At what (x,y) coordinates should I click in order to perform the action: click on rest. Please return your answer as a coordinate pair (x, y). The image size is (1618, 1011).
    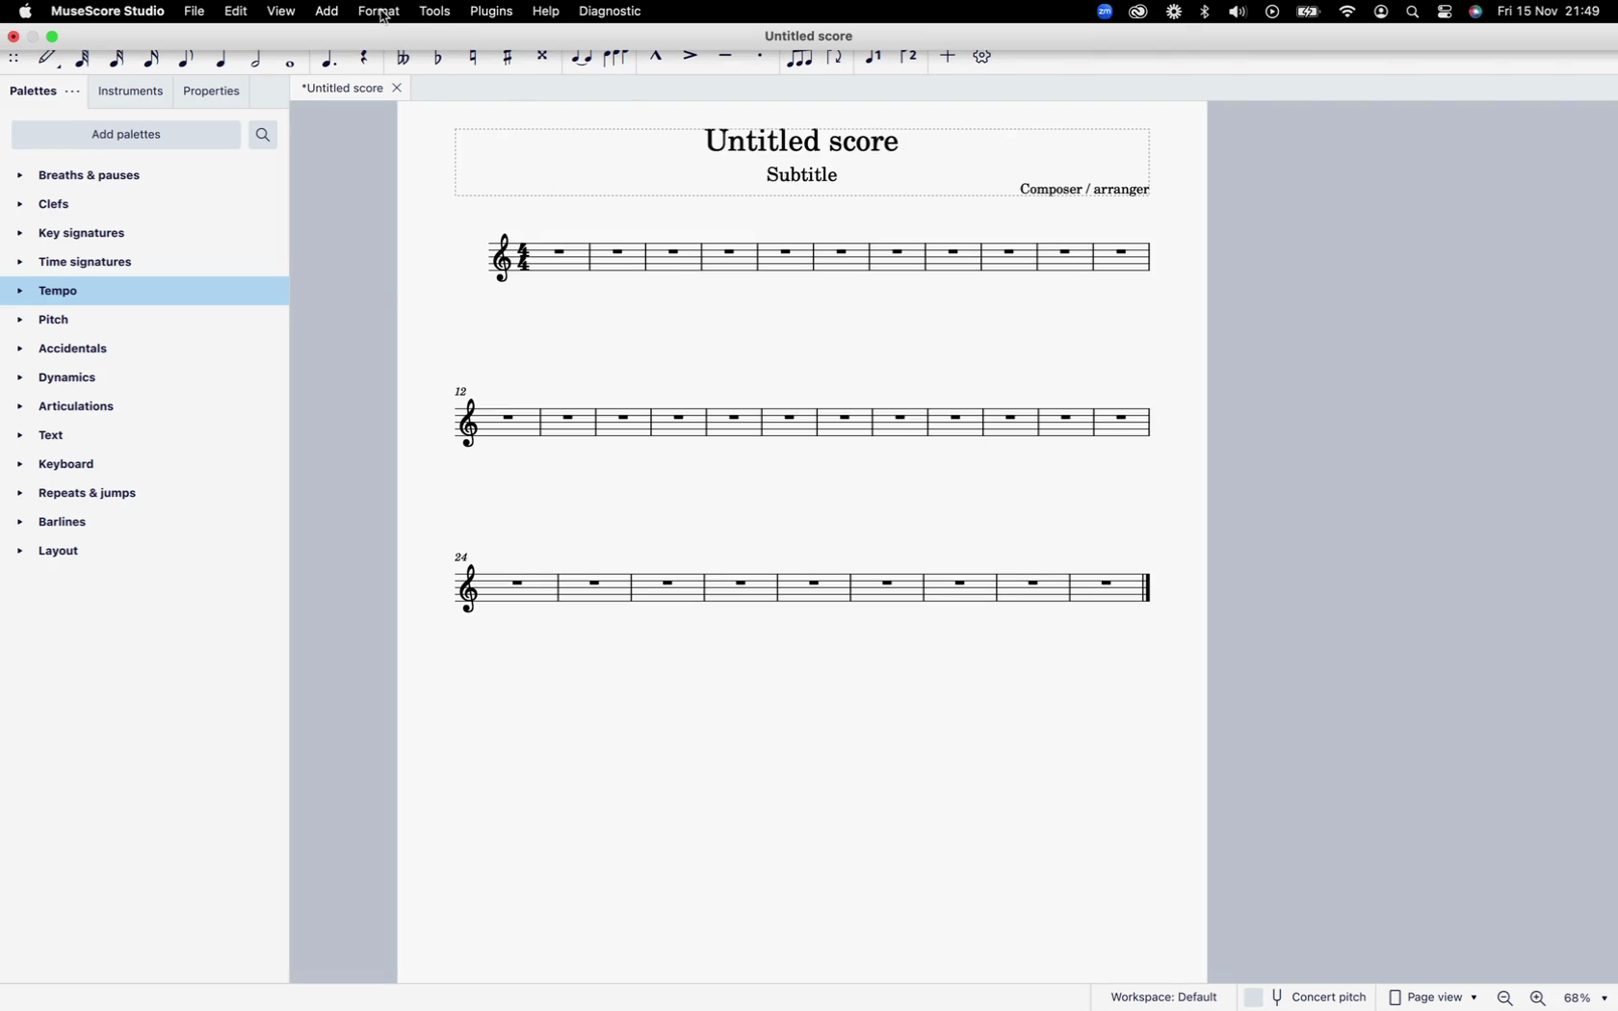
    Looking at the image, I should click on (368, 56).